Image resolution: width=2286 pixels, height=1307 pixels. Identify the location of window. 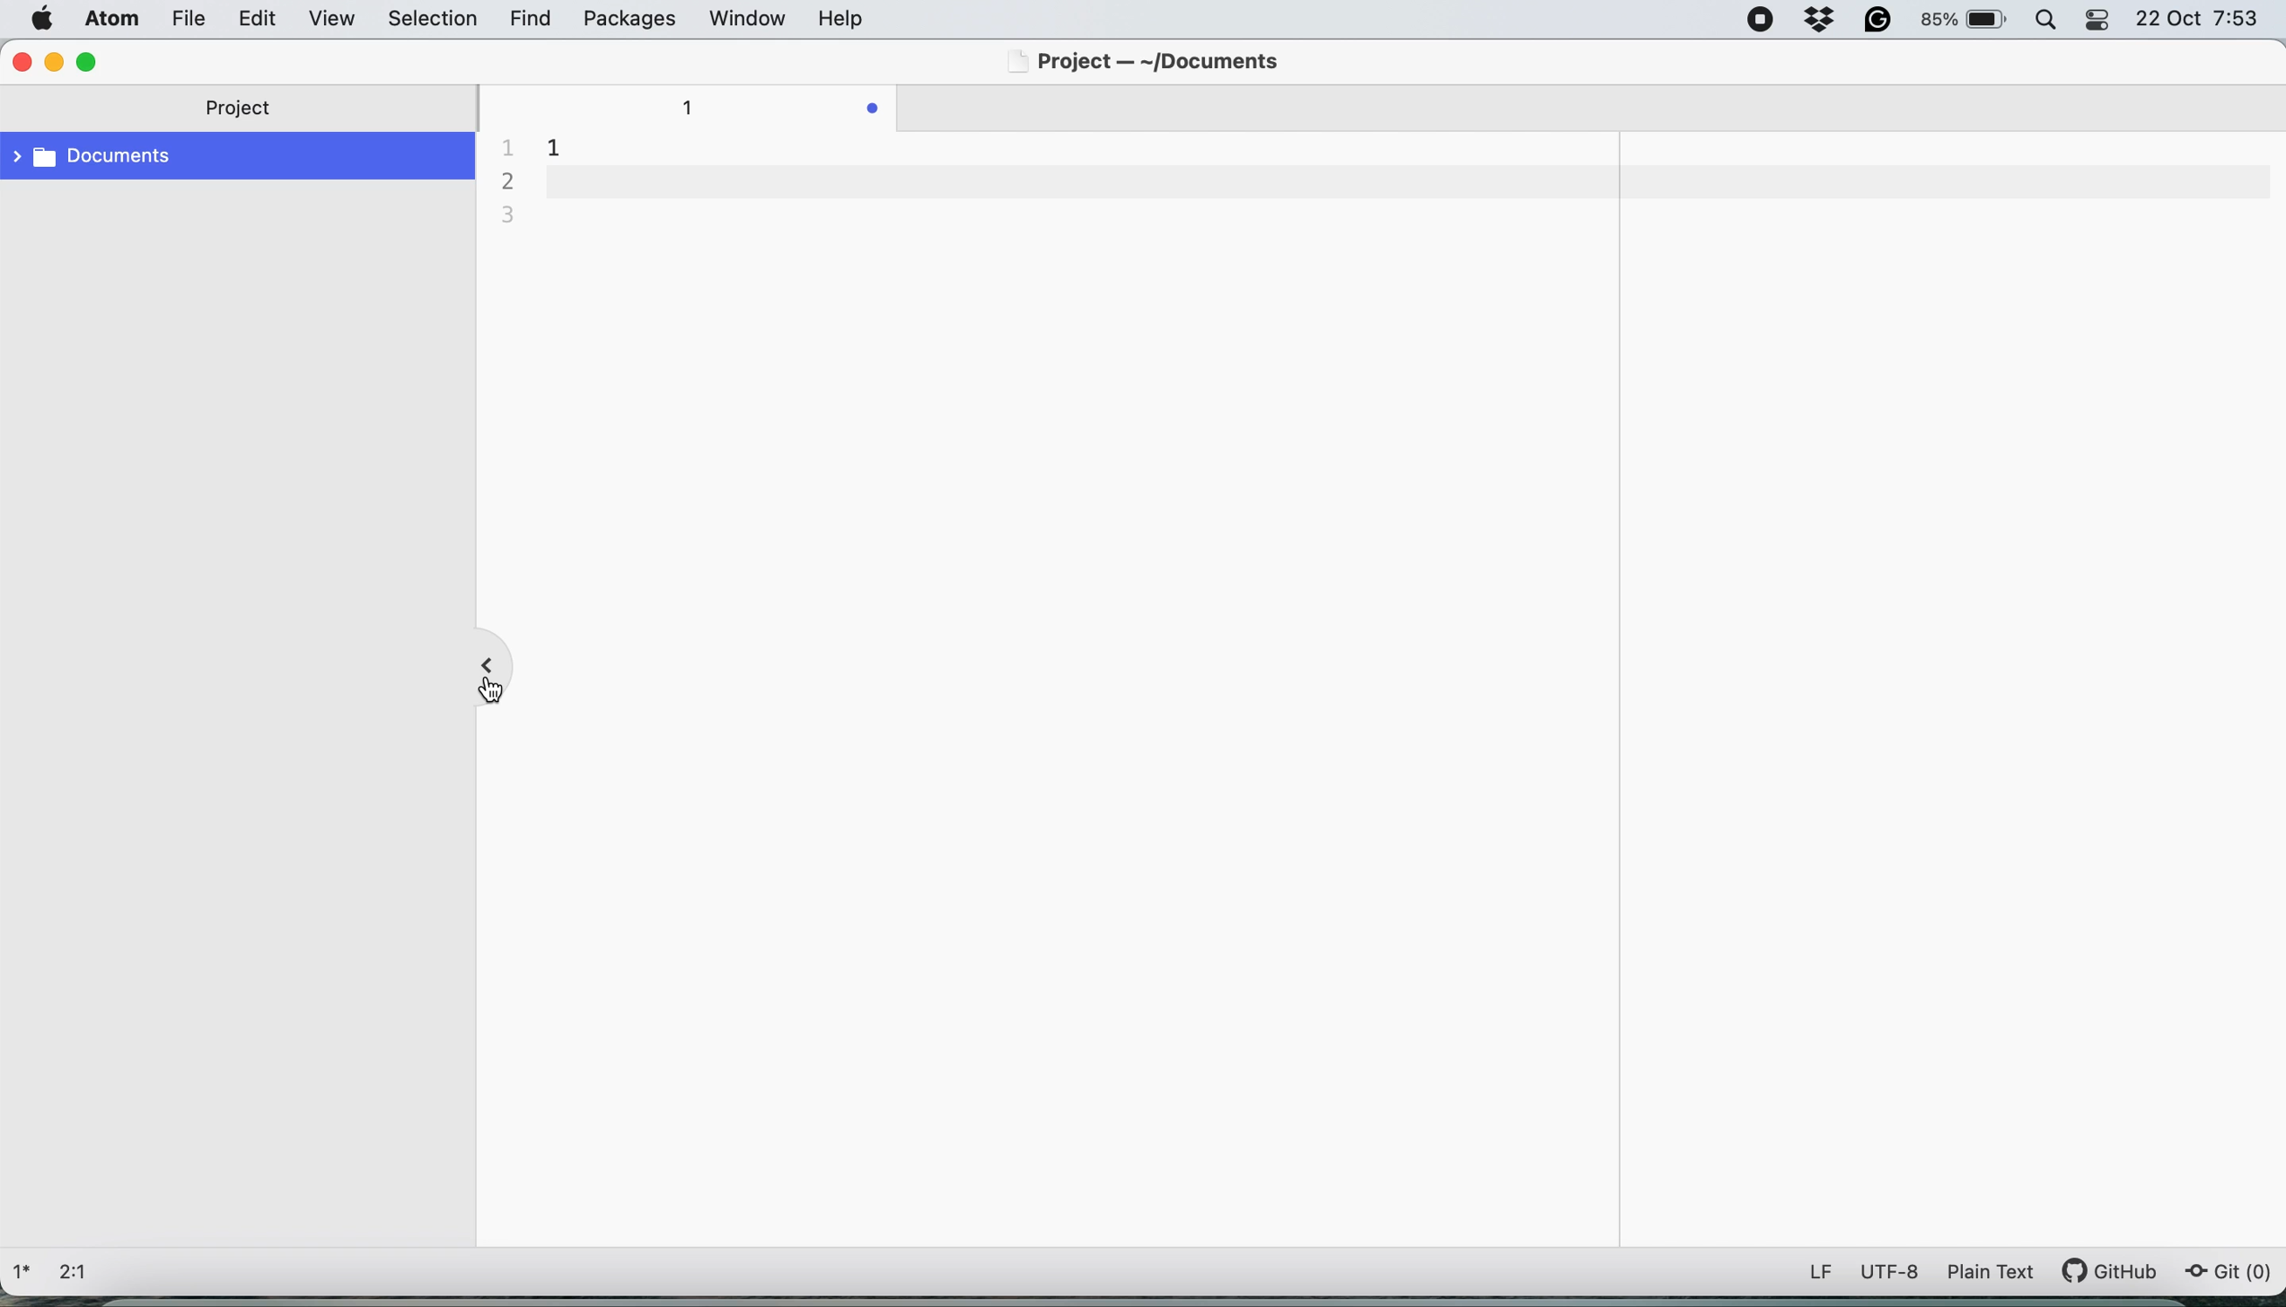
(745, 18).